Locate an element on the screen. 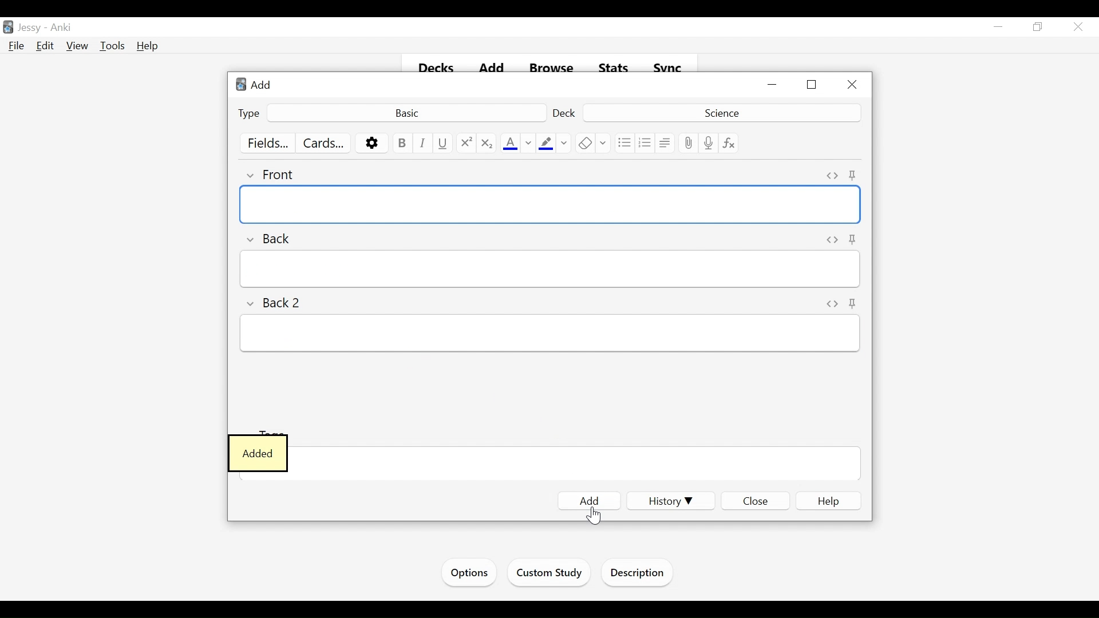 This screenshot has height=618, width=1099. Front Field is located at coordinates (551, 205).